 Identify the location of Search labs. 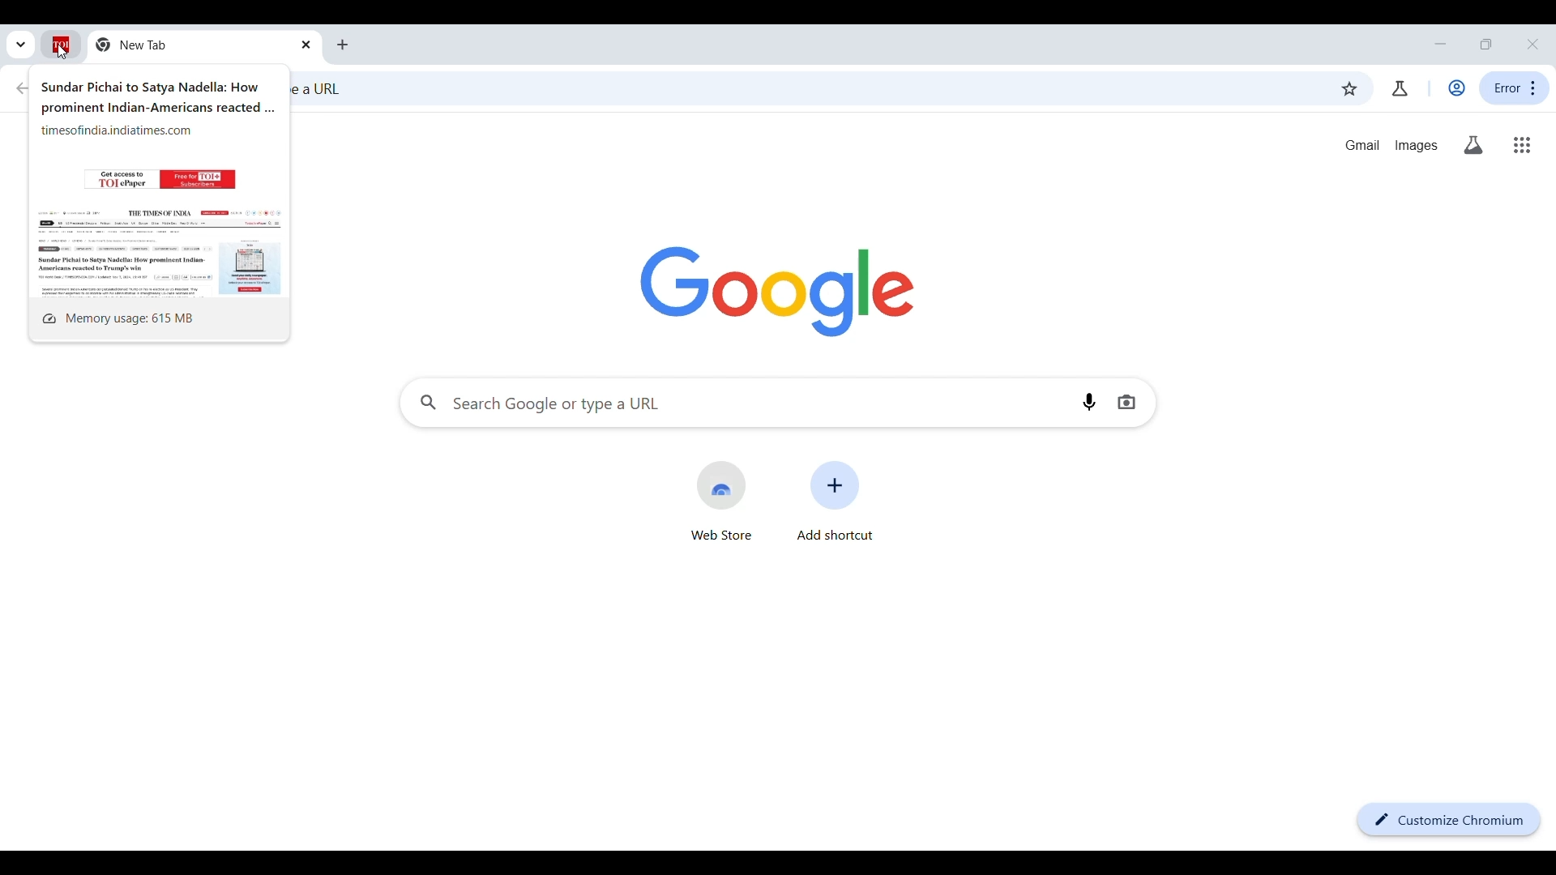
(1474, 145).